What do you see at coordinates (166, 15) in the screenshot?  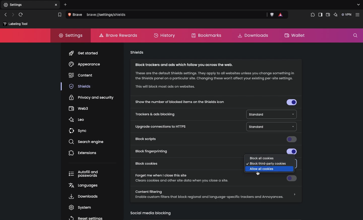 I see `Search` at bounding box center [166, 15].